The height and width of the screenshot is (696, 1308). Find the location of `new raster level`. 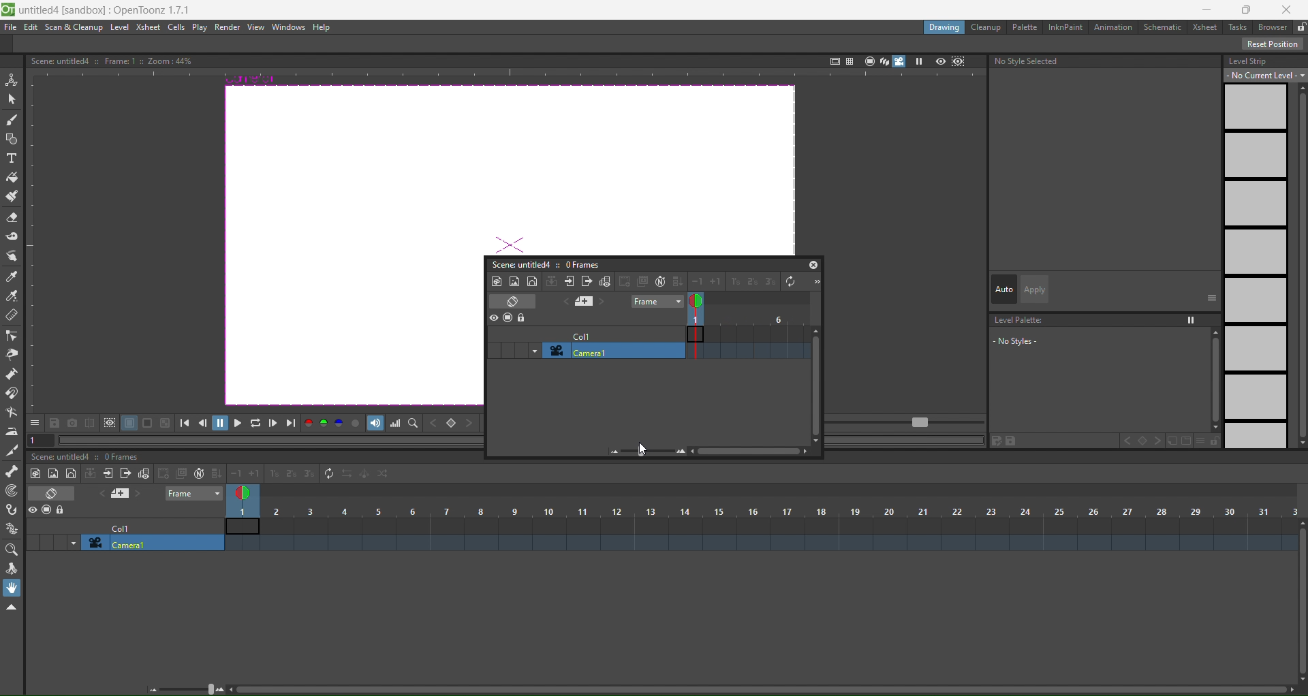

new raster level is located at coordinates (514, 280).